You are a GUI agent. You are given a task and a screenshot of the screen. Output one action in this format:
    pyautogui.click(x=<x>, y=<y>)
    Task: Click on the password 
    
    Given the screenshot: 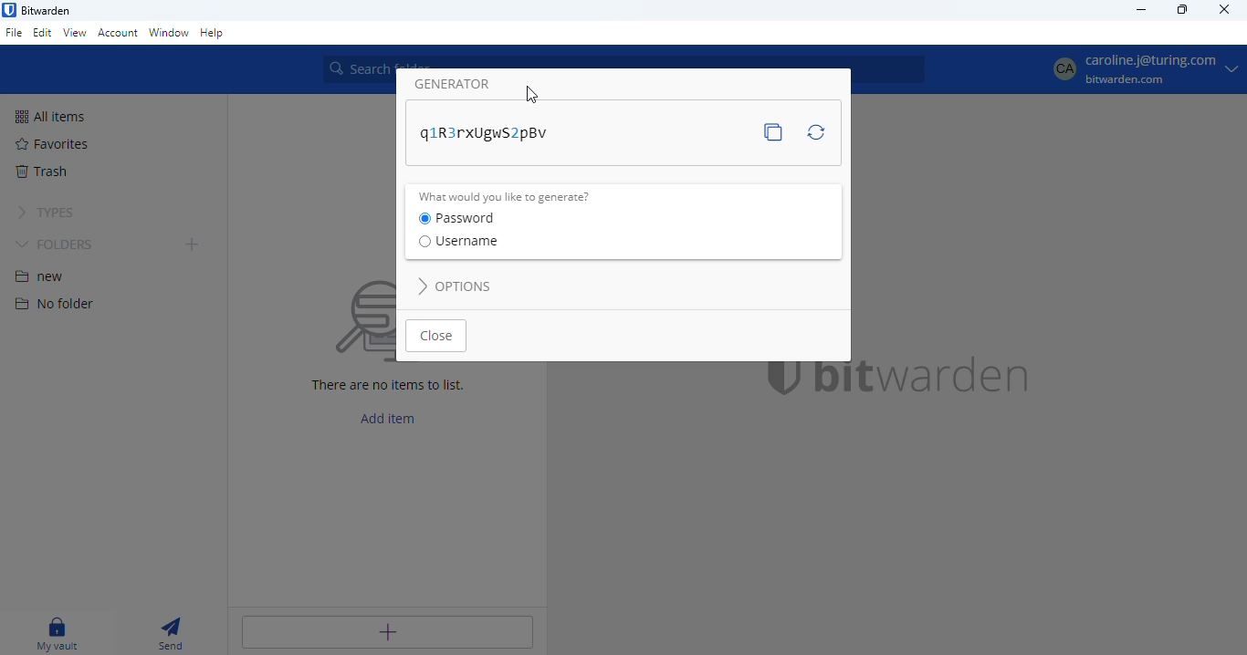 What is the action you would take?
    pyautogui.click(x=456, y=219)
    